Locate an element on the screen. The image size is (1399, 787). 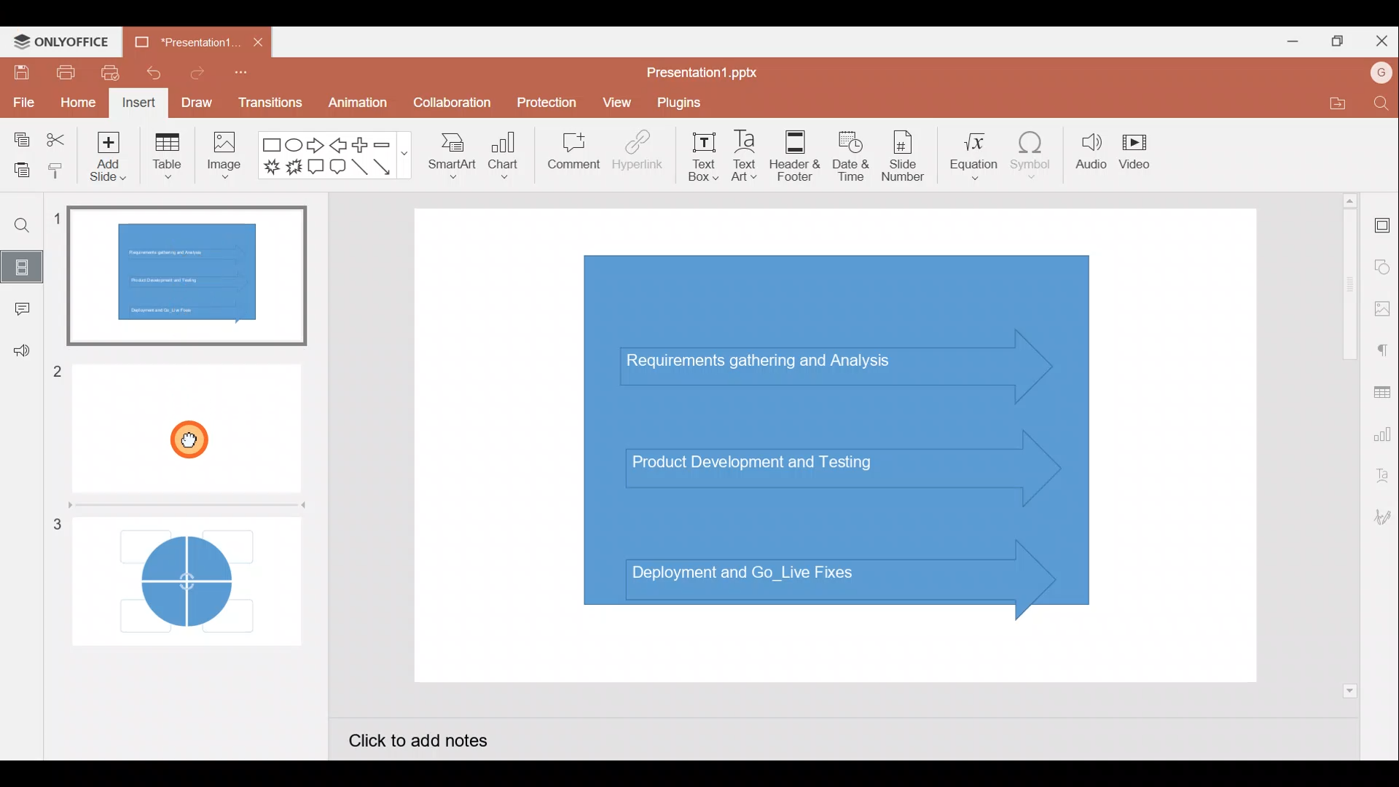
Cut is located at coordinates (55, 136).